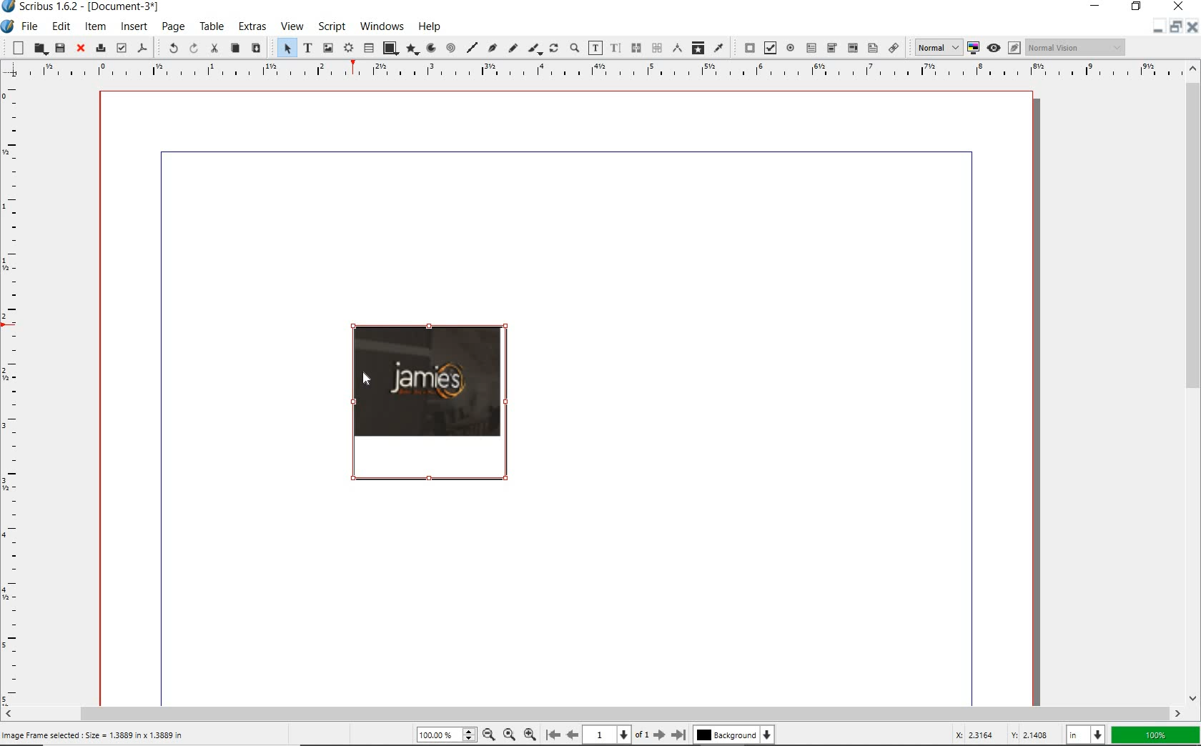 The image size is (1201, 746). What do you see at coordinates (102, 48) in the screenshot?
I see `print` at bounding box center [102, 48].